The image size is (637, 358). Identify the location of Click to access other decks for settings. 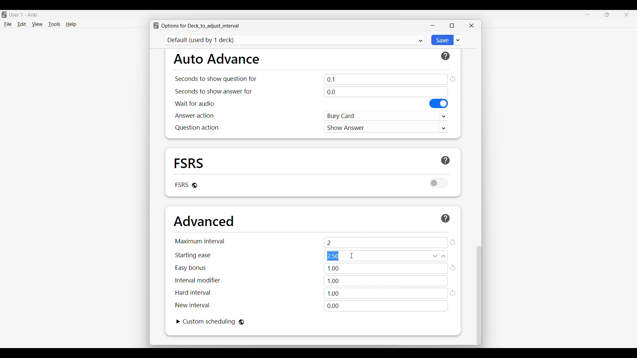
(295, 40).